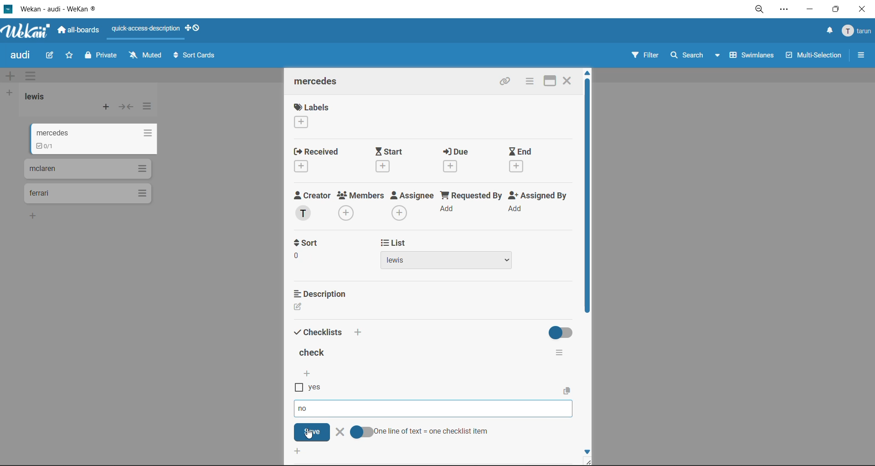 The width and height of the screenshot is (875, 466). Describe the element at coordinates (361, 206) in the screenshot. I see `members` at that location.